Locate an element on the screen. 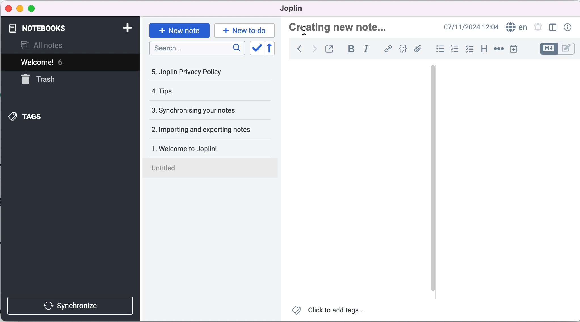 This screenshot has height=322, width=580. code is located at coordinates (403, 49).